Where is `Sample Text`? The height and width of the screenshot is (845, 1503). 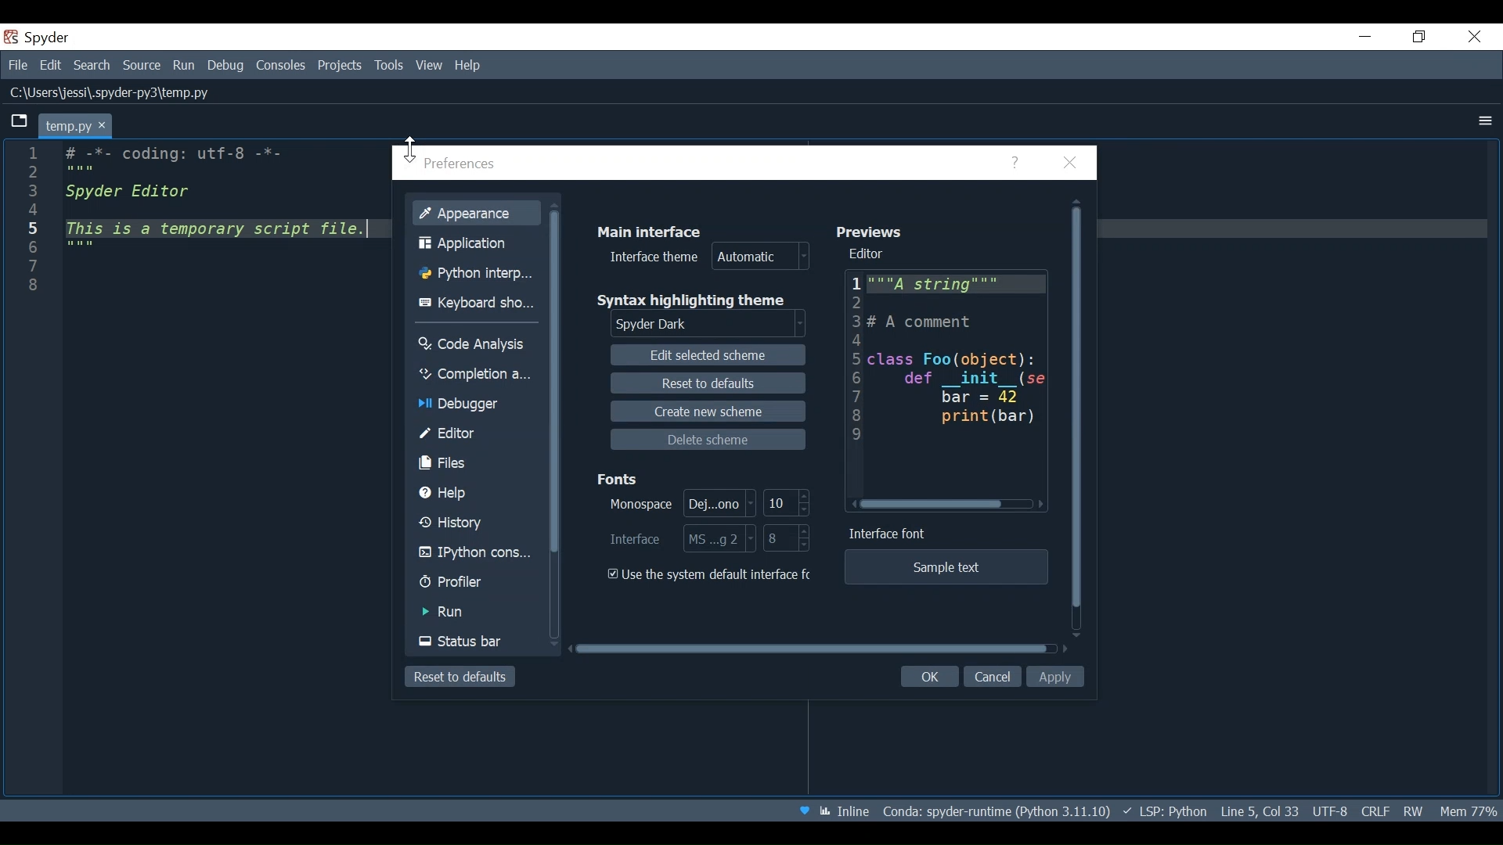
Sample Text is located at coordinates (946, 566).